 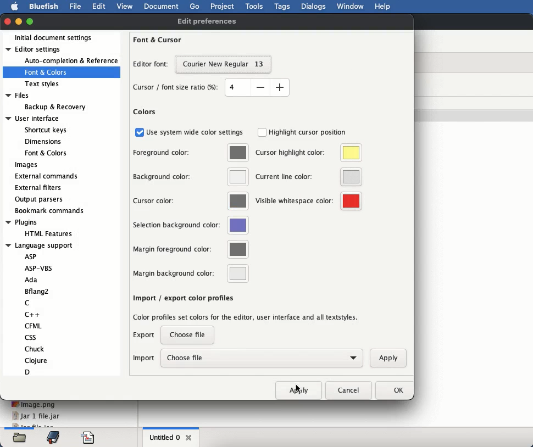 What do you see at coordinates (46, 309) in the screenshot?
I see `language support` at bounding box center [46, 309].